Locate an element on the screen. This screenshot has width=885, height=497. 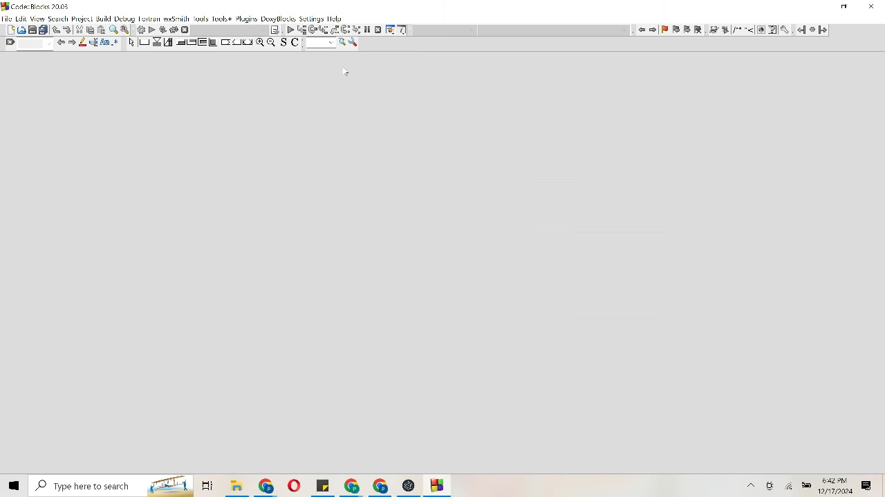
Cancel is located at coordinates (185, 30).